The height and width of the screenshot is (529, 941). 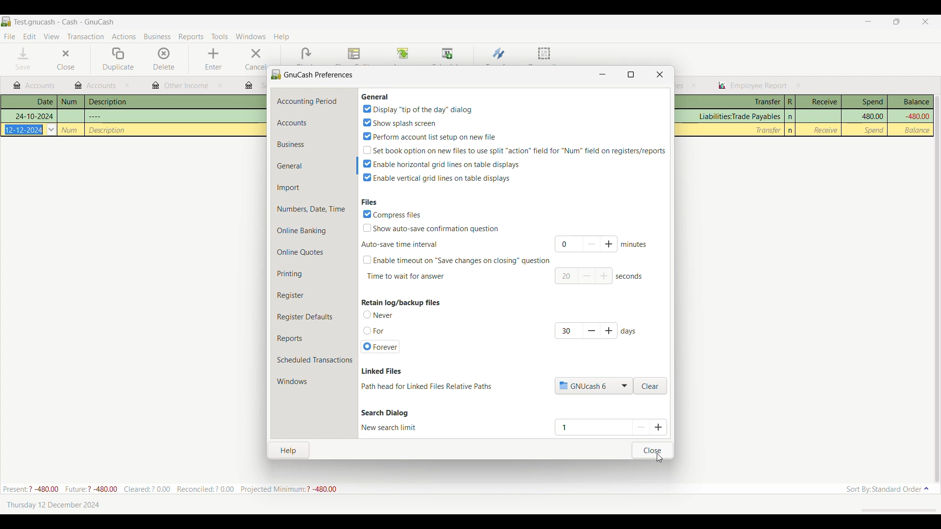 What do you see at coordinates (768, 130) in the screenshot?
I see `Transfer column` at bounding box center [768, 130].